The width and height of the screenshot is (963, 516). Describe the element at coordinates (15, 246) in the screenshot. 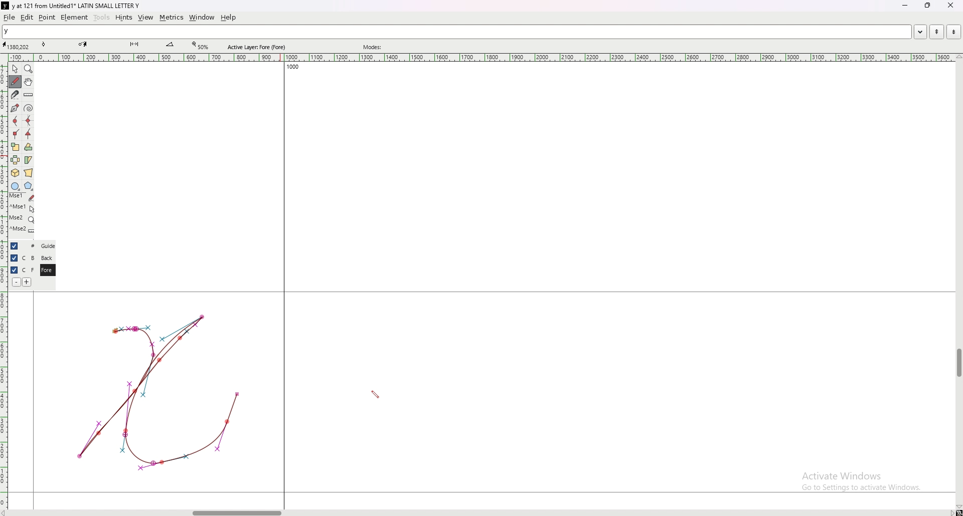

I see `hide layer` at that location.